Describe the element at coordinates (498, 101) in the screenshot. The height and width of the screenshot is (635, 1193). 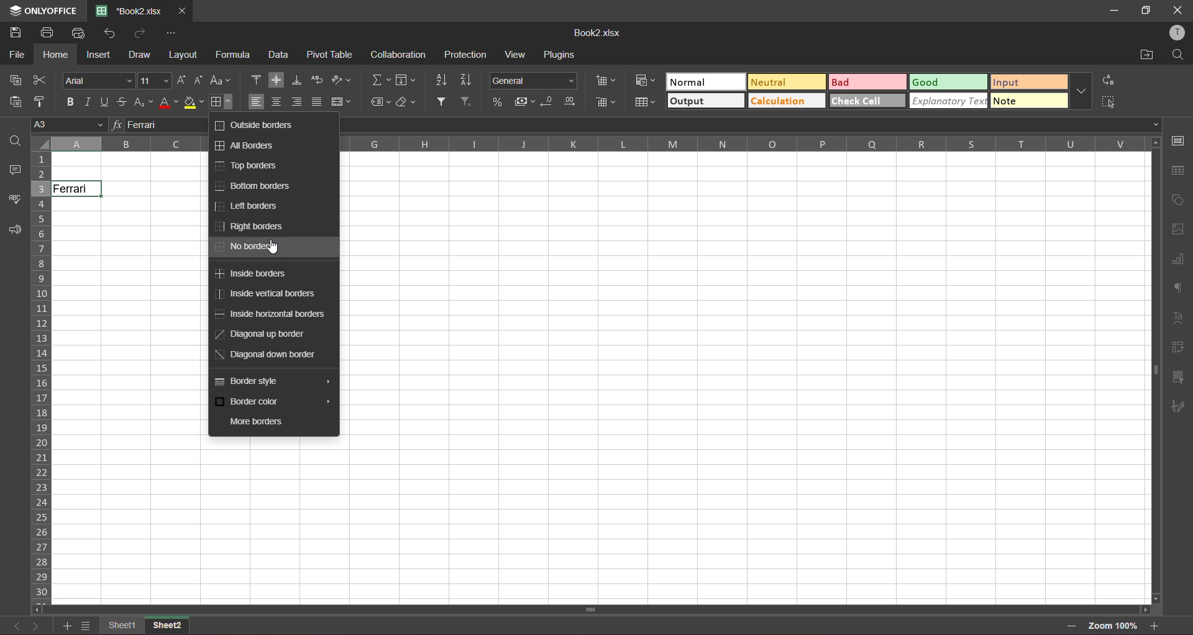
I see `percent` at that location.